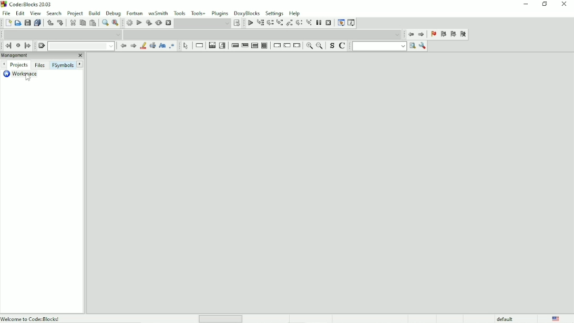 Image resolution: width=574 pixels, height=323 pixels. What do you see at coordinates (114, 13) in the screenshot?
I see `Debug` at bounding box center [114, 13].